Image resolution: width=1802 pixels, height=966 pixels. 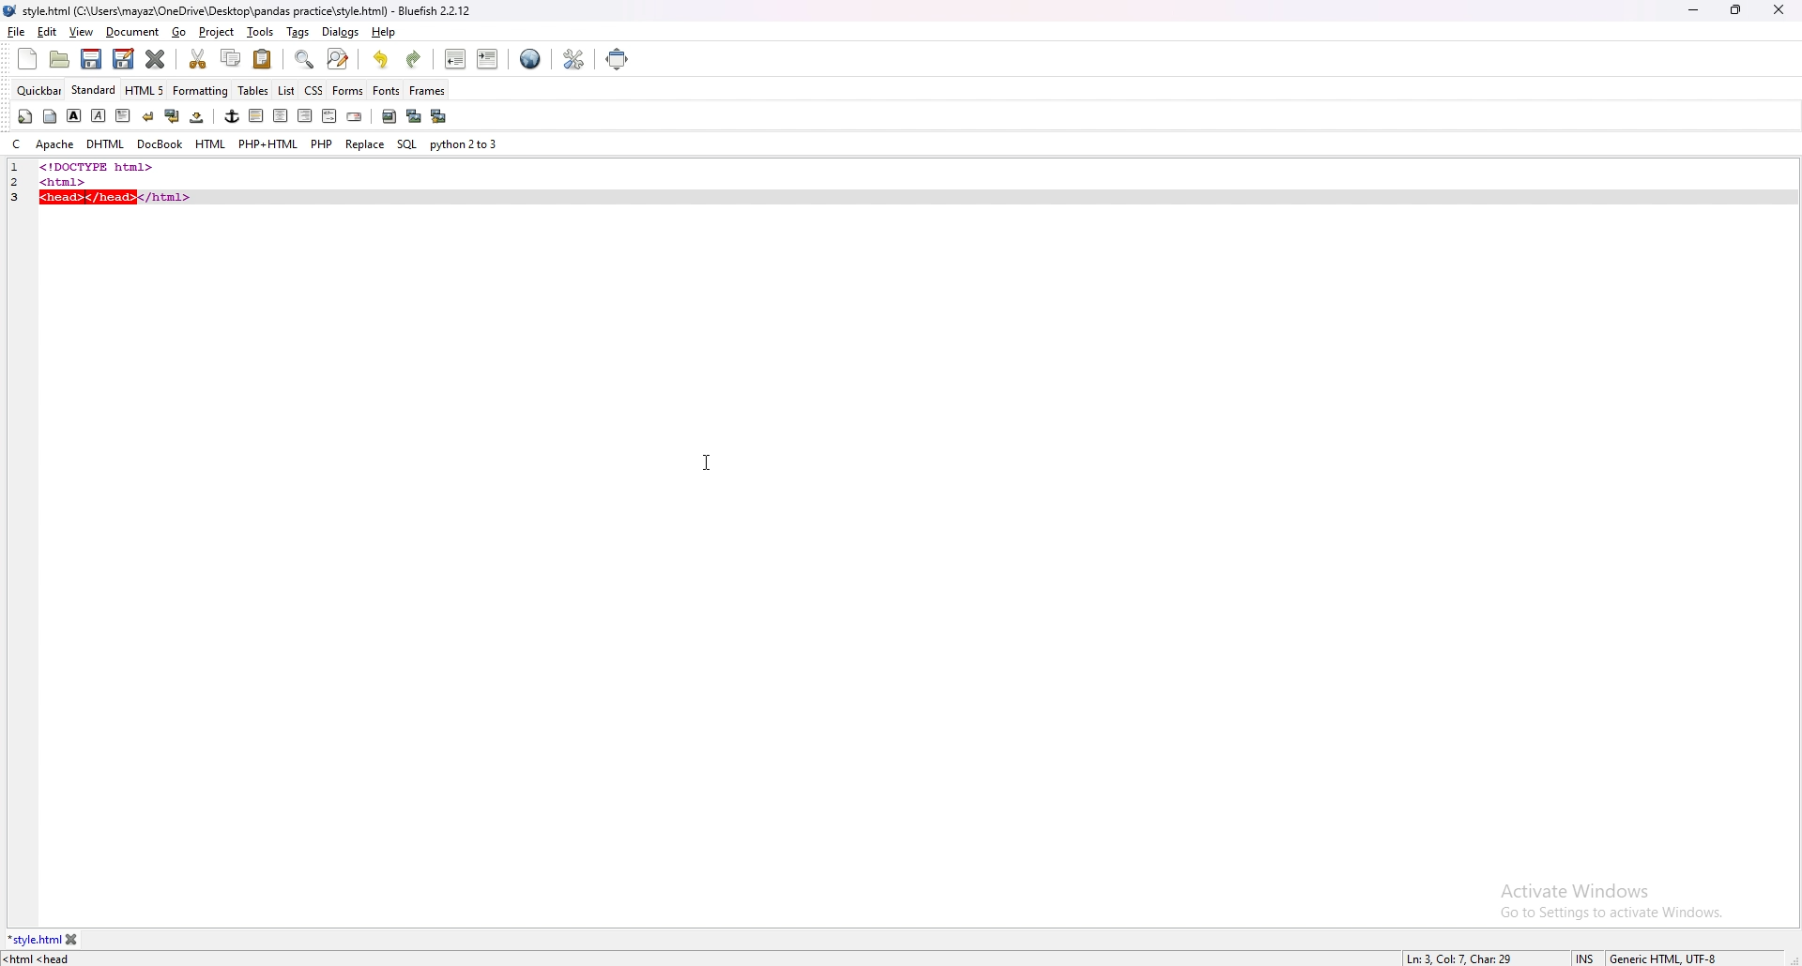 I want to click on fonts, so click(x=387, y=90).